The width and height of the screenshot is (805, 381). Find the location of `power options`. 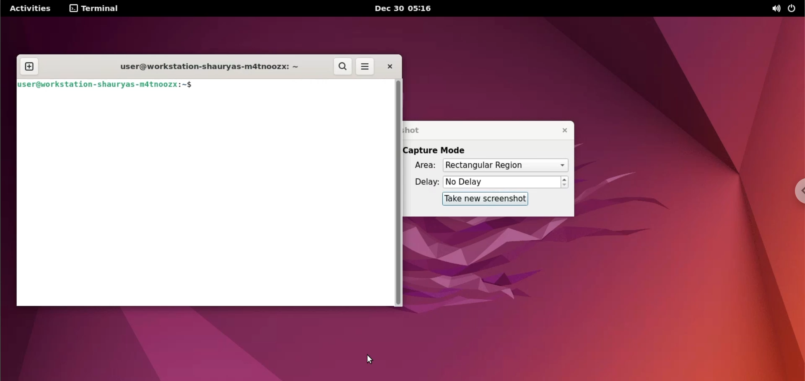

power options is located at coordinates (793, 10).